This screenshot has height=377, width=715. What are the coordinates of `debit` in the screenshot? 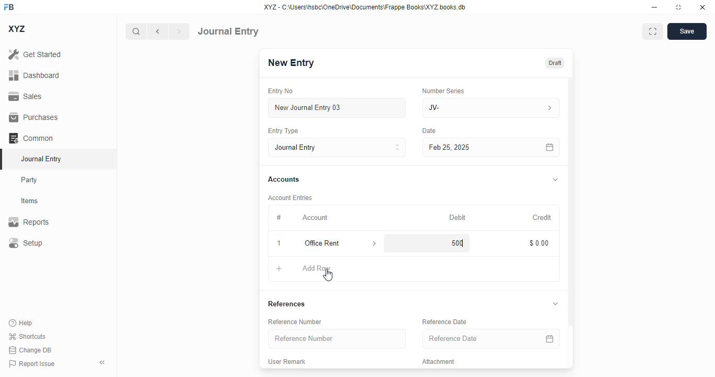 It's located at (458, 218).